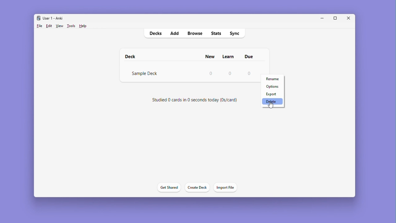 This screenshot has width=396, height=223. What do you see at coordinates (350, 18) in the screenshot?
I see `Close` at bounding box center [350, 18].